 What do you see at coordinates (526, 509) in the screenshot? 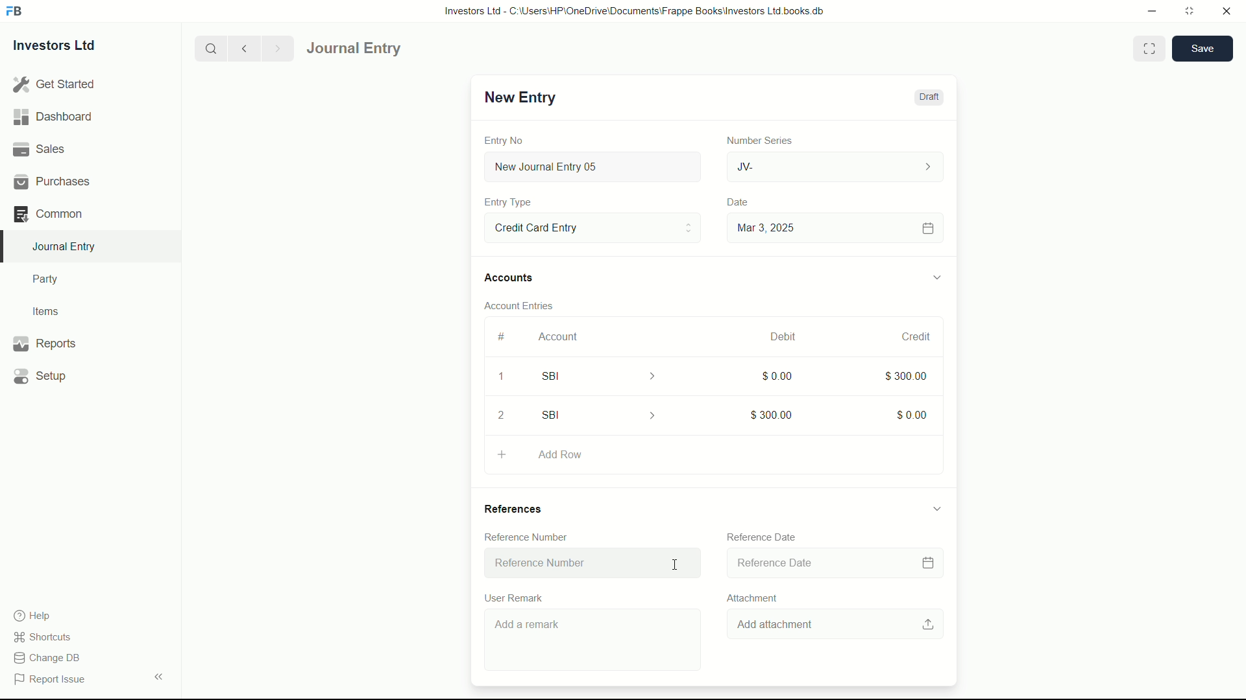
I see `References` at bounding box center [526, 509].